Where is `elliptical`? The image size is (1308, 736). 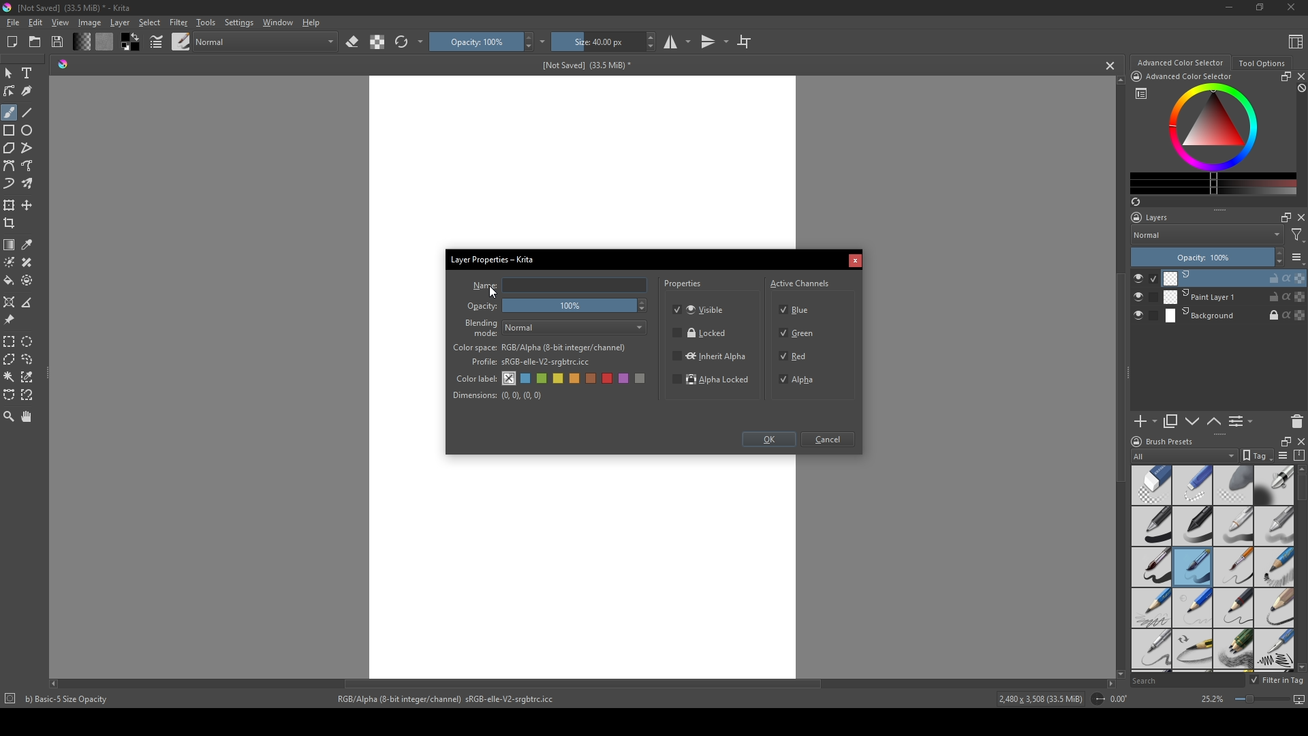 elliptical is located at coordinates (30, 341).